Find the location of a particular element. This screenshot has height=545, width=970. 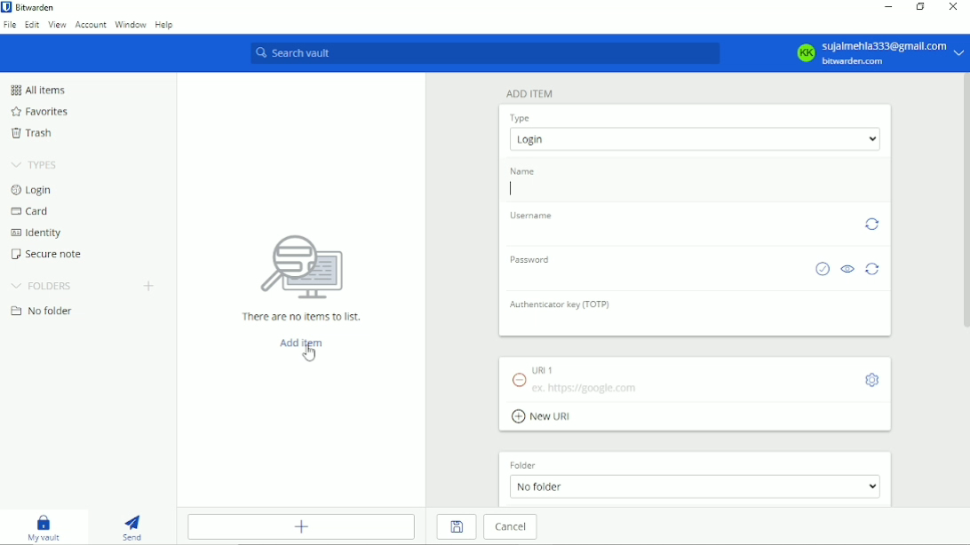

All items is located at coordinates (40, 90).